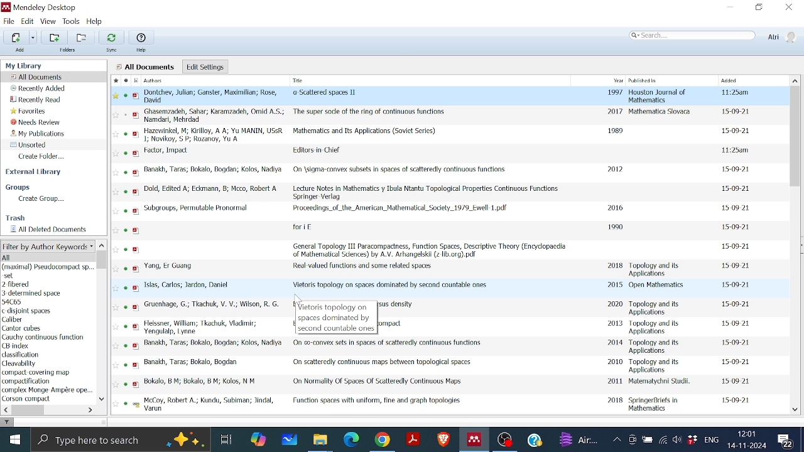  Describe the element at coordinates (27, 187) in the screenshot. I see `Groups` at that location.